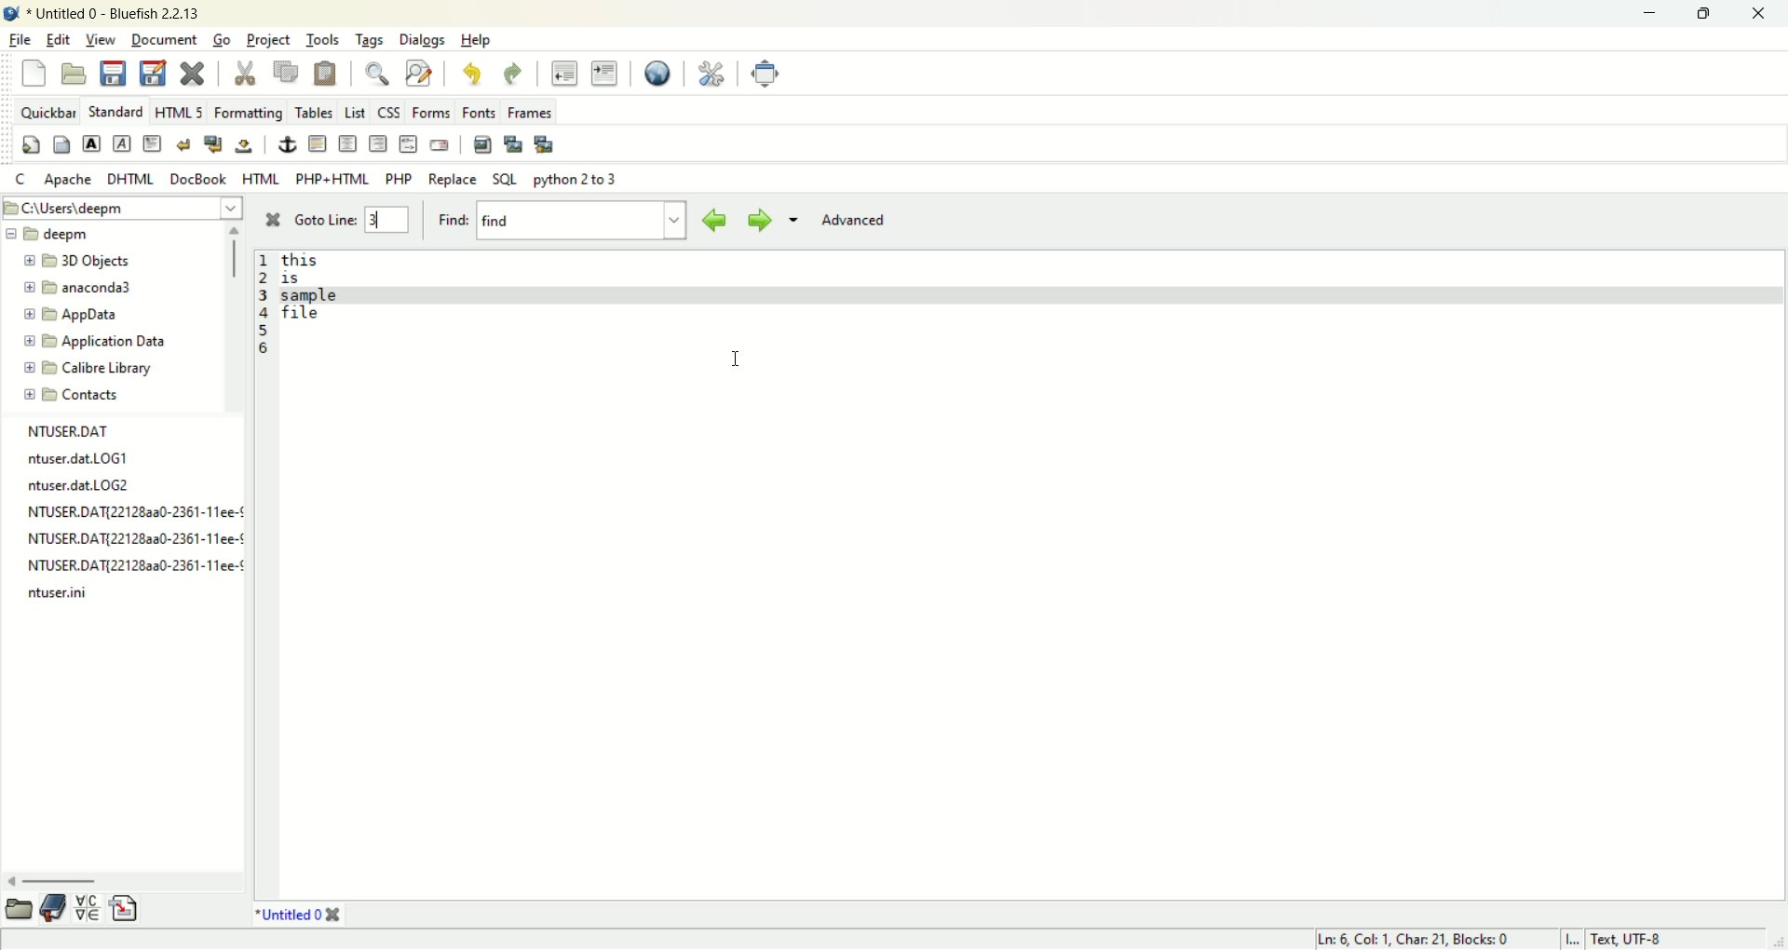 The height and width of the screenshot is (950, 1788). Describe the element at coordinates (388, 216) in the screenshot. I see `3` at that location.